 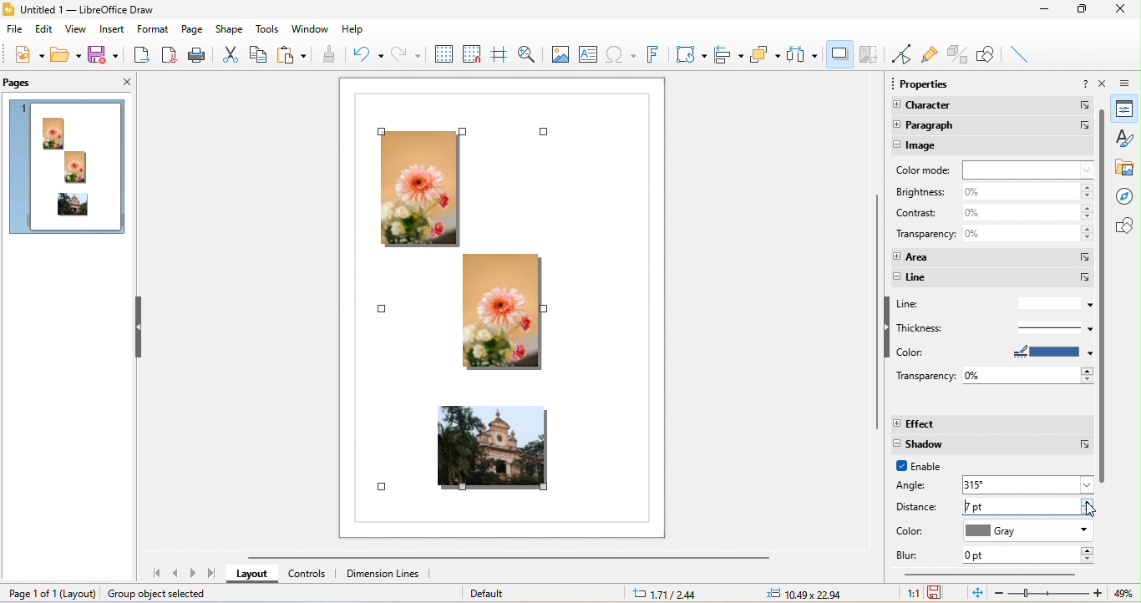 I want to click on brightness 0%, so click(x=993, y=191).